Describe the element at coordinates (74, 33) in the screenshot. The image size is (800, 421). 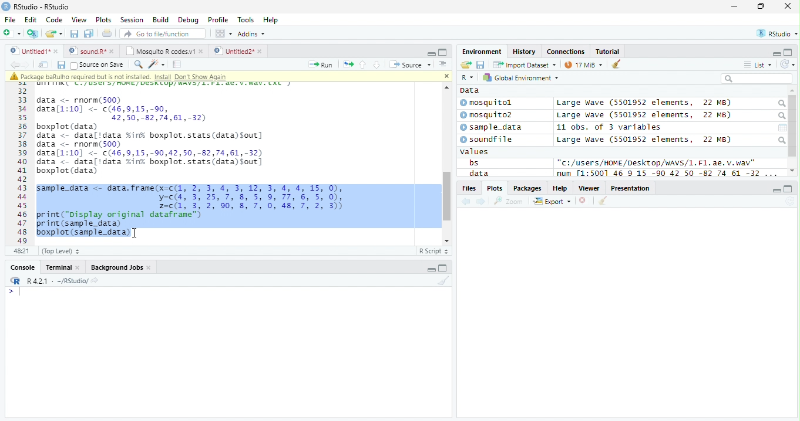
I see `Save the current document` at that location.